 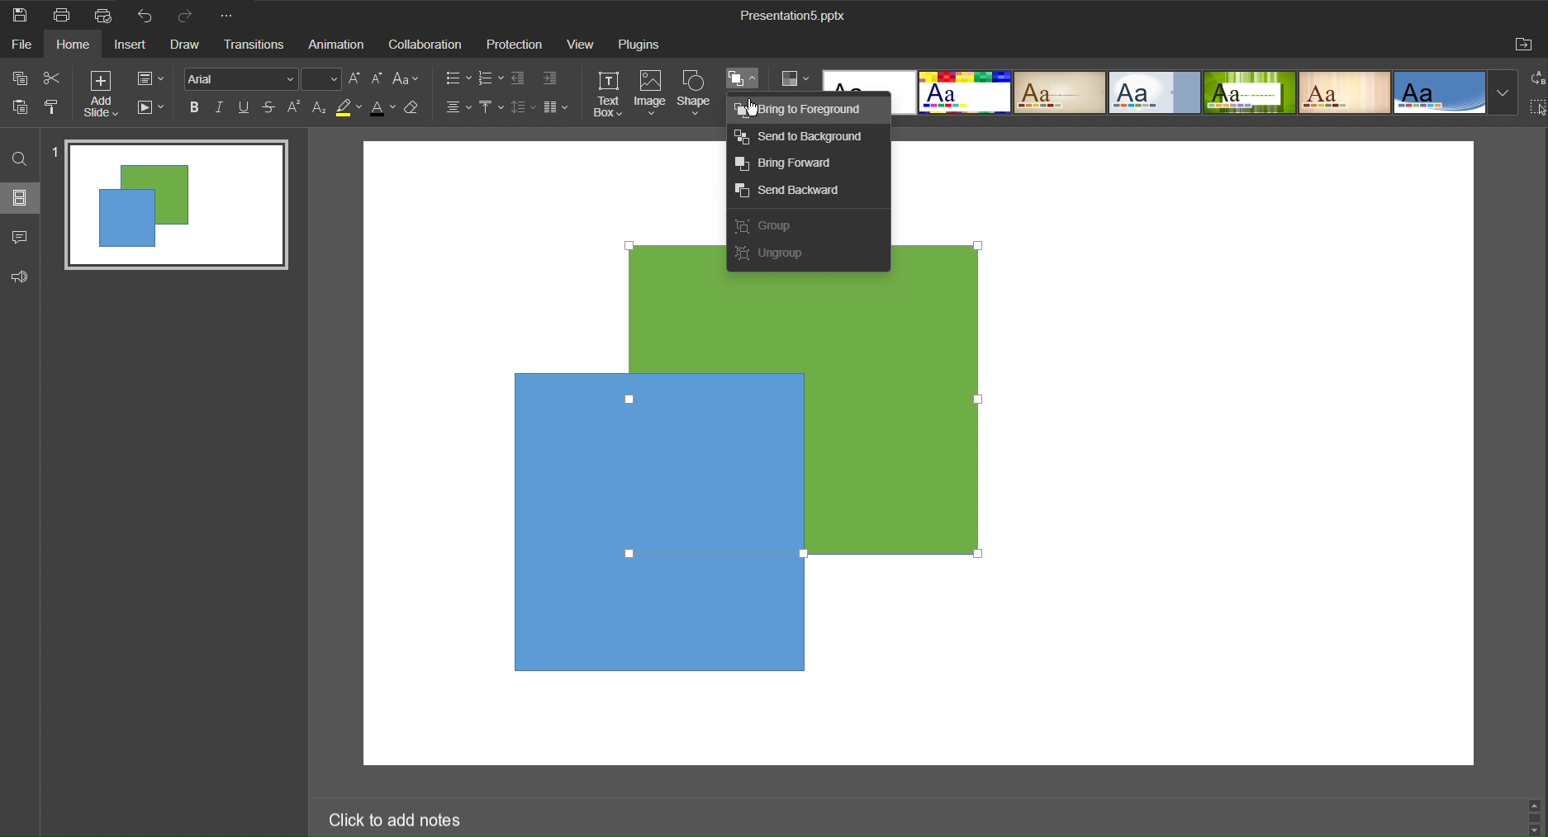 I want to click on Slides, so click(x=22, y=199).